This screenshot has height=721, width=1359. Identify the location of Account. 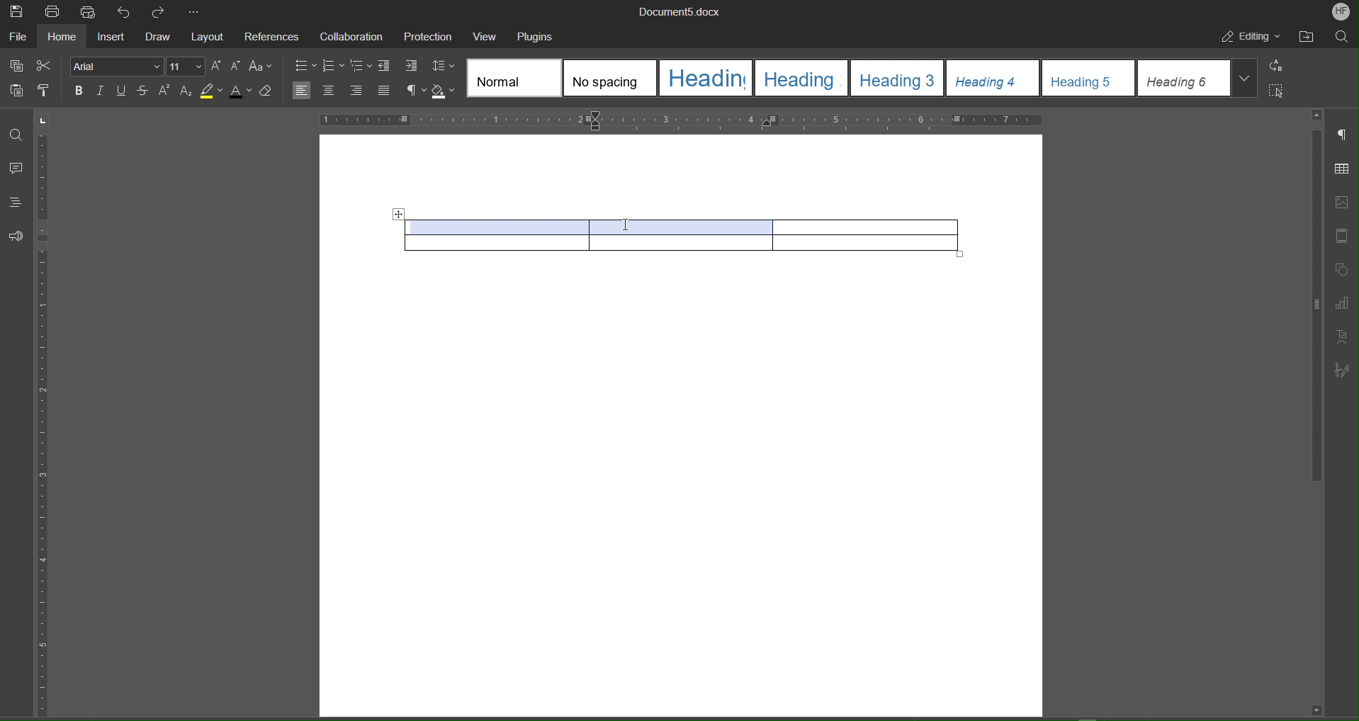
(1339, 12).